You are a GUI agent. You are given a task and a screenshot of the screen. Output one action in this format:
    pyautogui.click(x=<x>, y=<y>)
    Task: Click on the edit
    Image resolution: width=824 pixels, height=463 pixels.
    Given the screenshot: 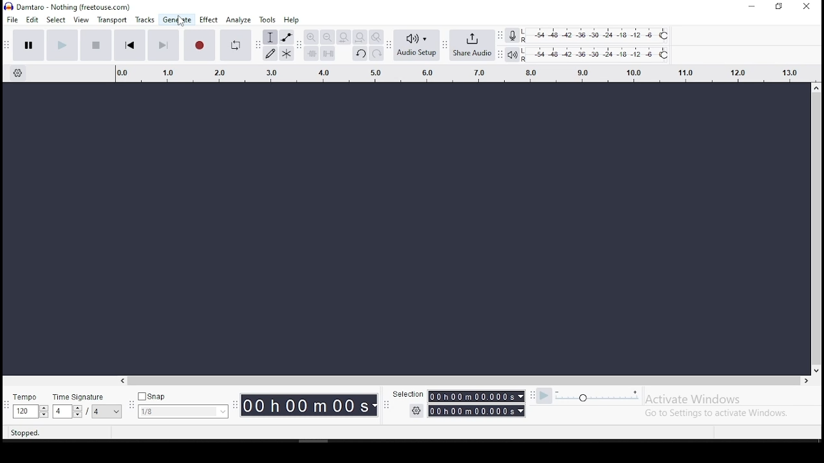 What is the action you would take?
    pyautogui.click(x=33, y=19)
    